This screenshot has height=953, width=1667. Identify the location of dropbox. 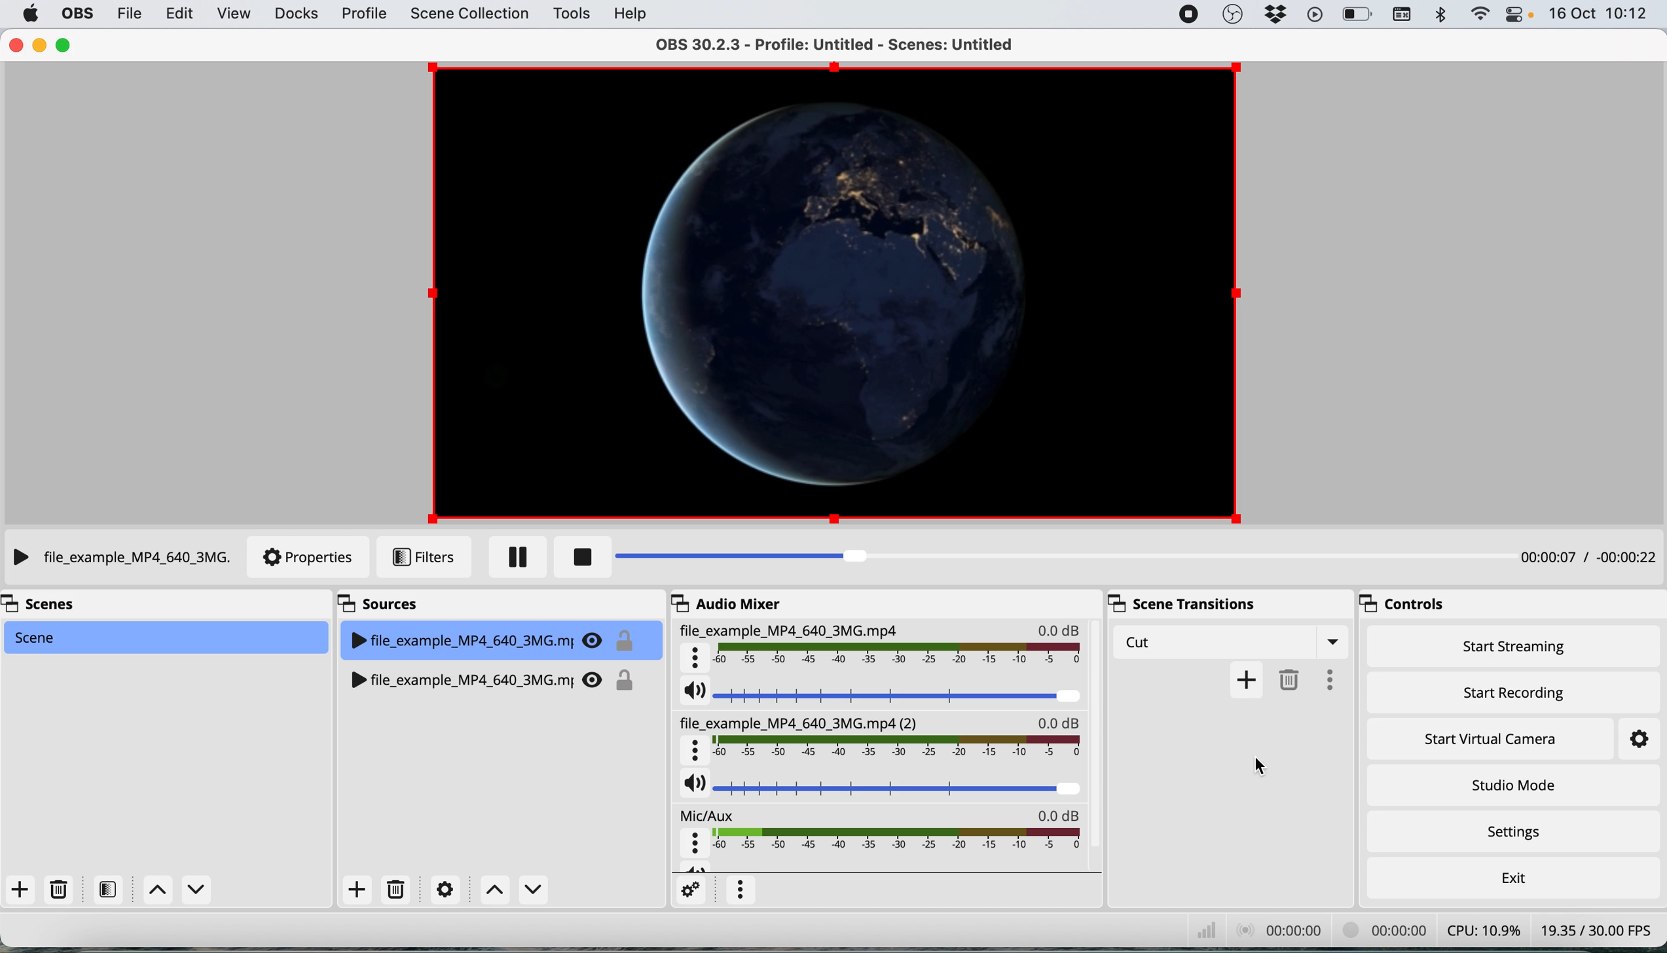
(1277, 12).